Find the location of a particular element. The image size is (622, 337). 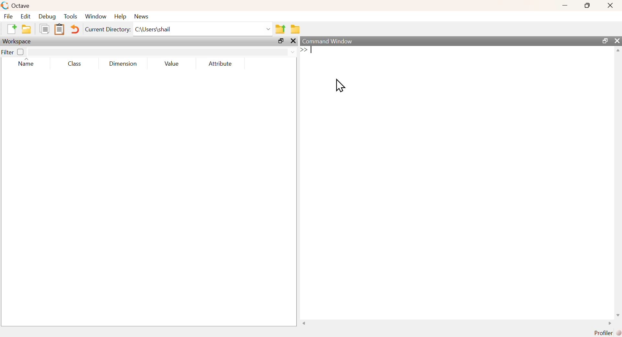

typing cursor is located at coordinates (307, 50).